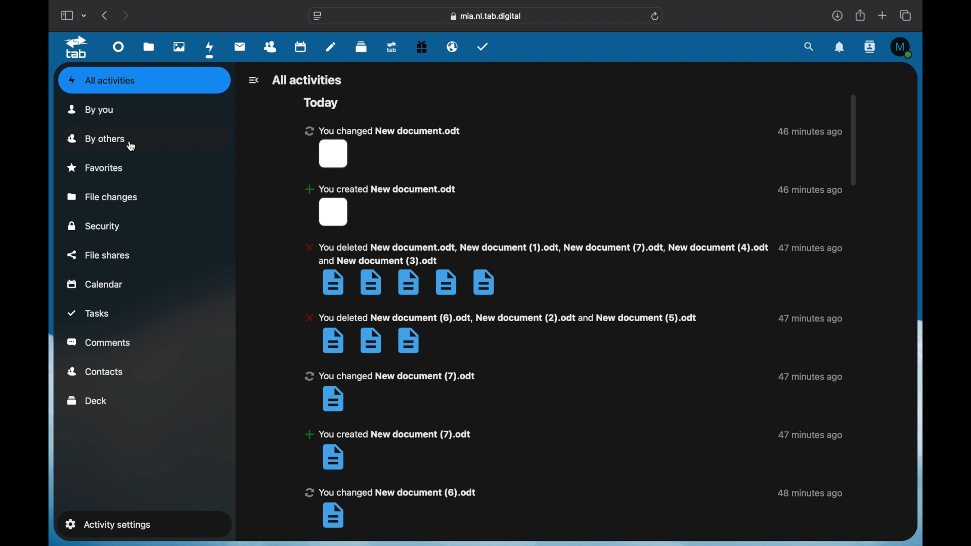 The width and height of the screenshot is (971, 546). What do you see at coordinates (389, 508) in the screenshot?
I see `notification` at bounding box center [389, 508].